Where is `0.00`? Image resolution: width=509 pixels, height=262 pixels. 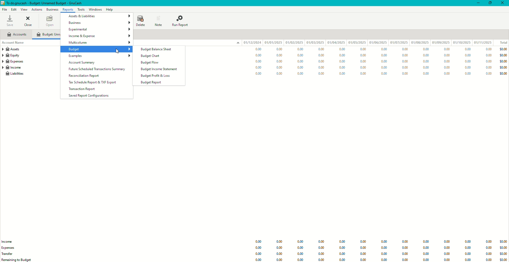
0.00 is located at coordinates (423, 49).